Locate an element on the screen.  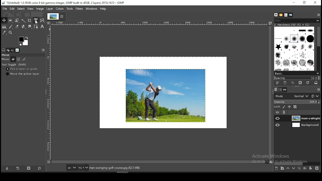
delete tool preset is located at coordinates (29, 168).